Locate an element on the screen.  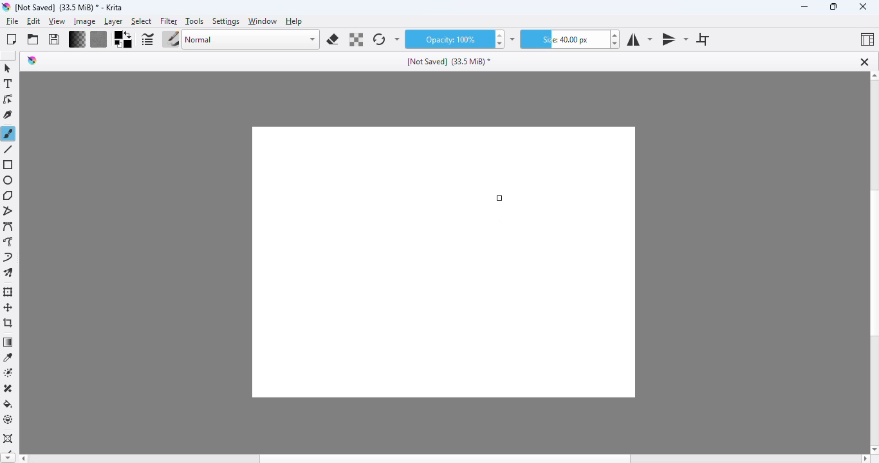
assistant tool is located at coordinates (8, 438).